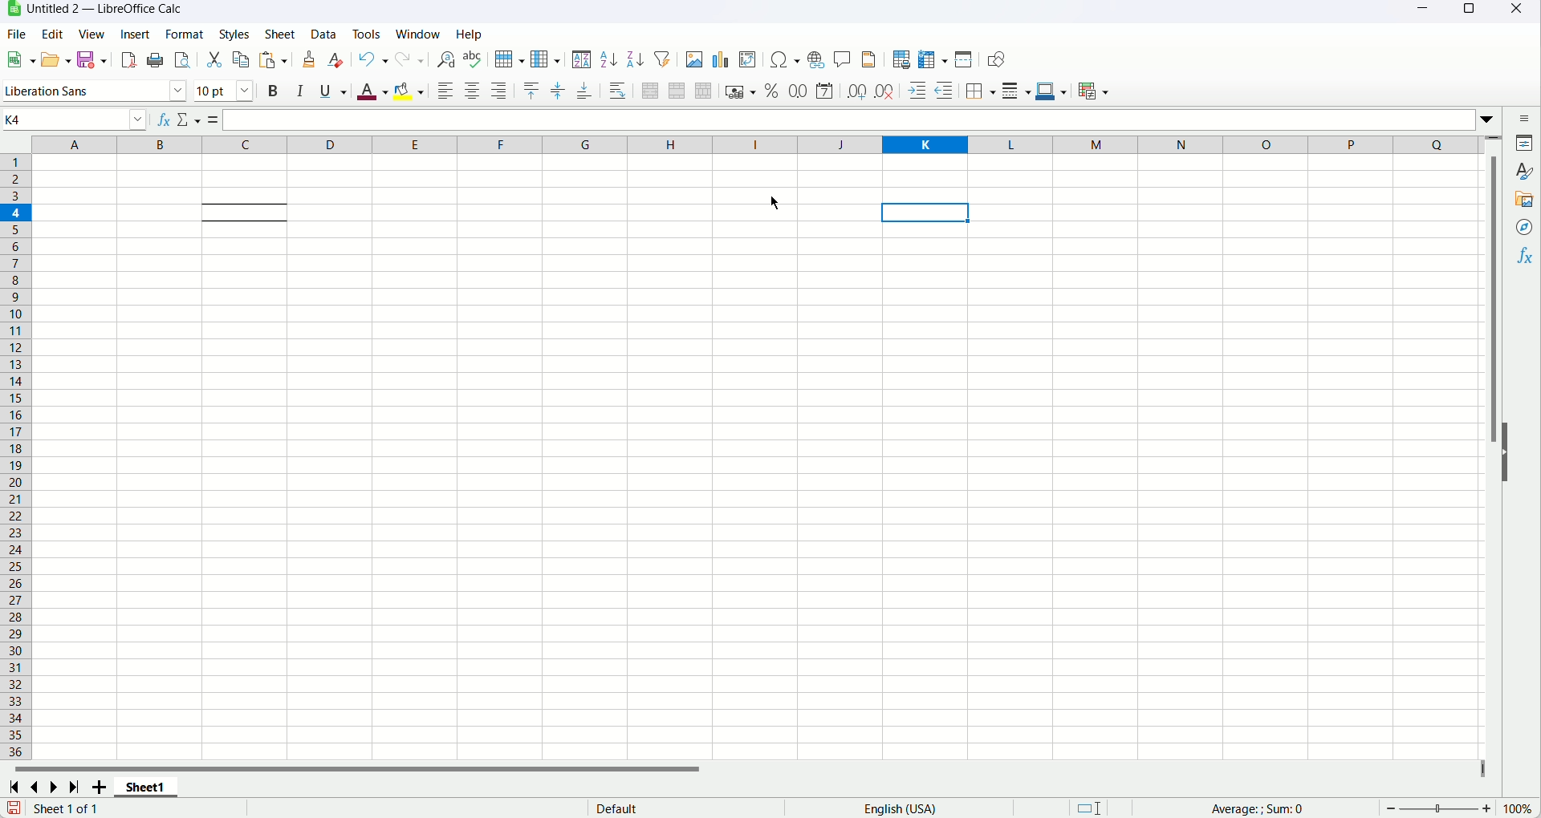 The image size is (1541, 818). What do you see at coordinates (182, 60) in the screenshot?
I see `Print preview` at bounding box center [182, 60].